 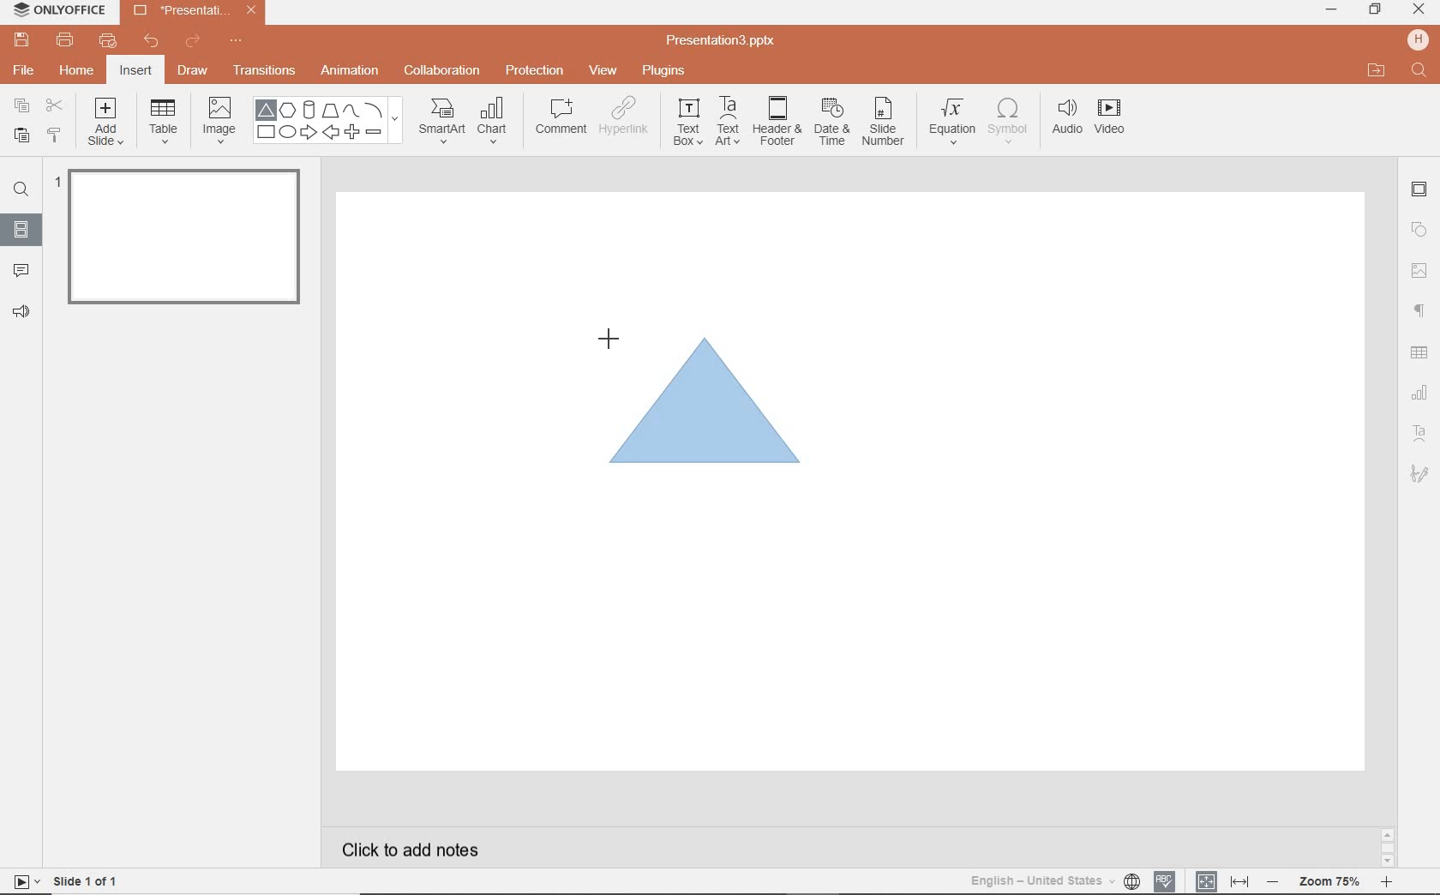 What do you see at coordinates (1419, 10) in the screenshot?
I see `CLOSE` at bounding box center [1419, 10].